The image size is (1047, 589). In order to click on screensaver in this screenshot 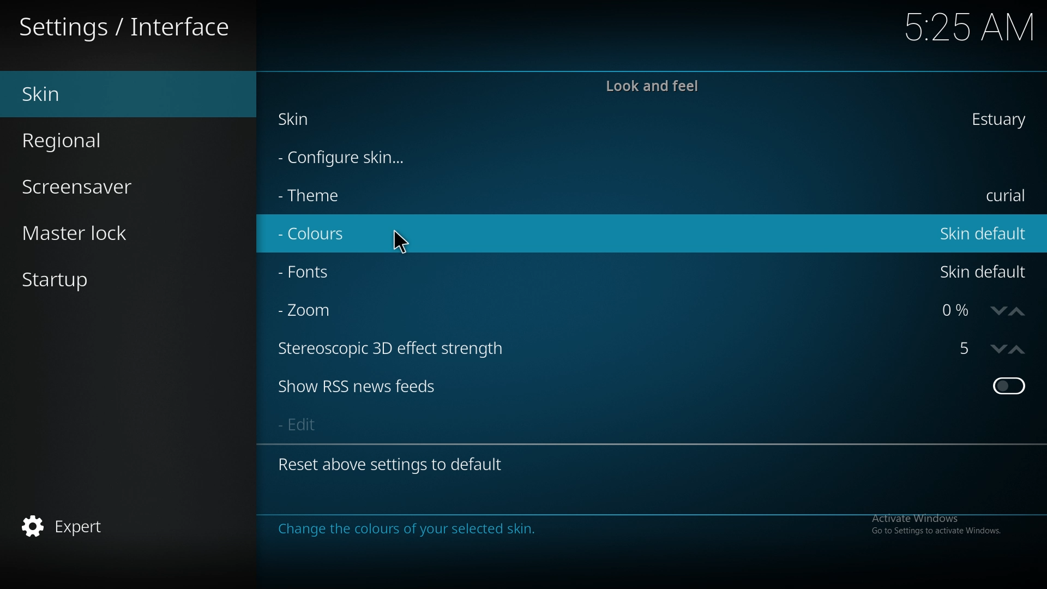, I will do `click(98, 188)`.